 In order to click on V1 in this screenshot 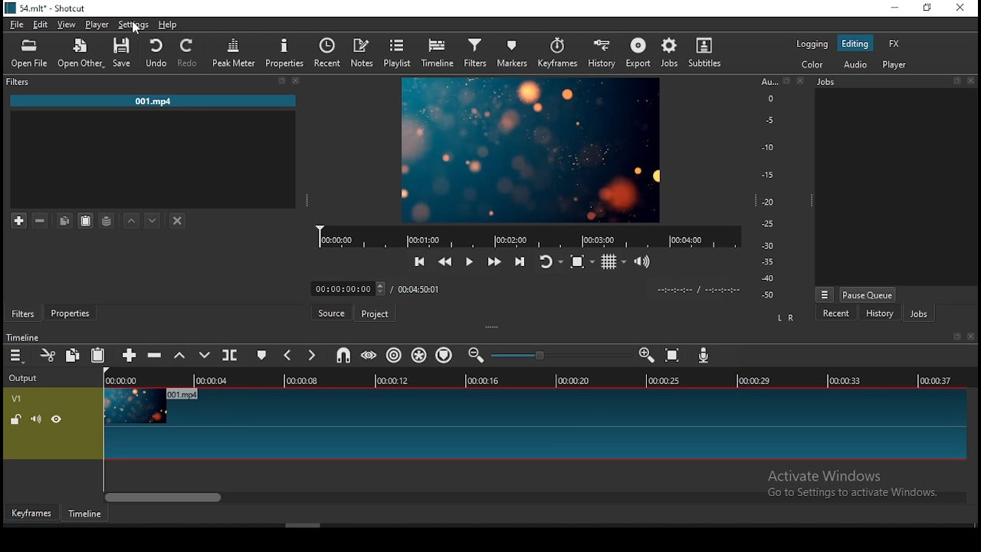, I will do `click(15, 399)`.